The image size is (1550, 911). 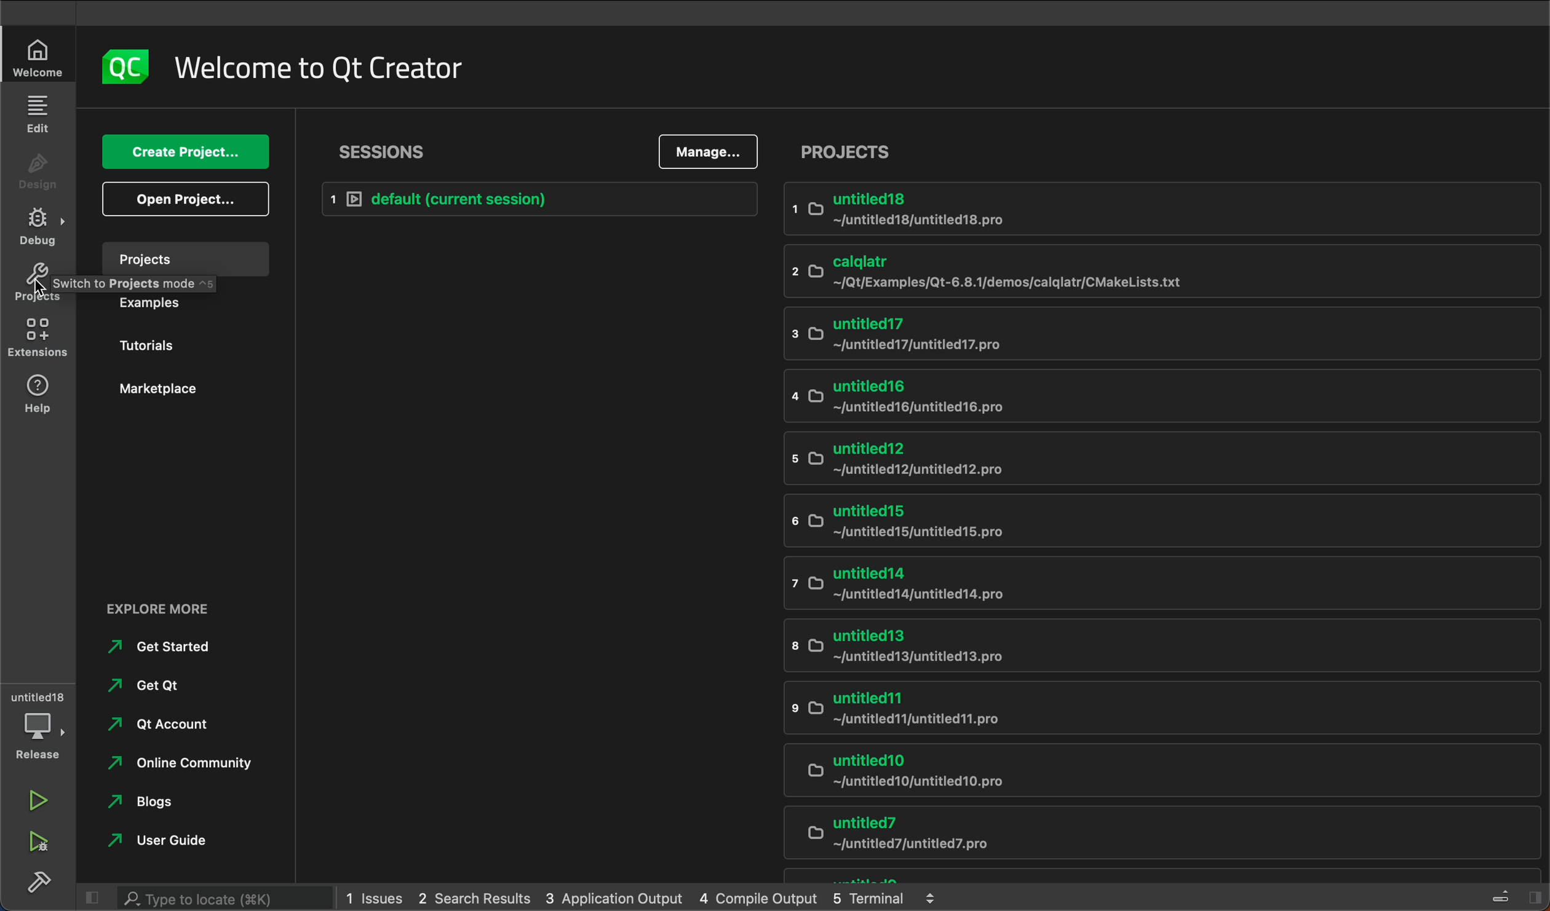 I want to click on blogs, so click(x=151, y=802).